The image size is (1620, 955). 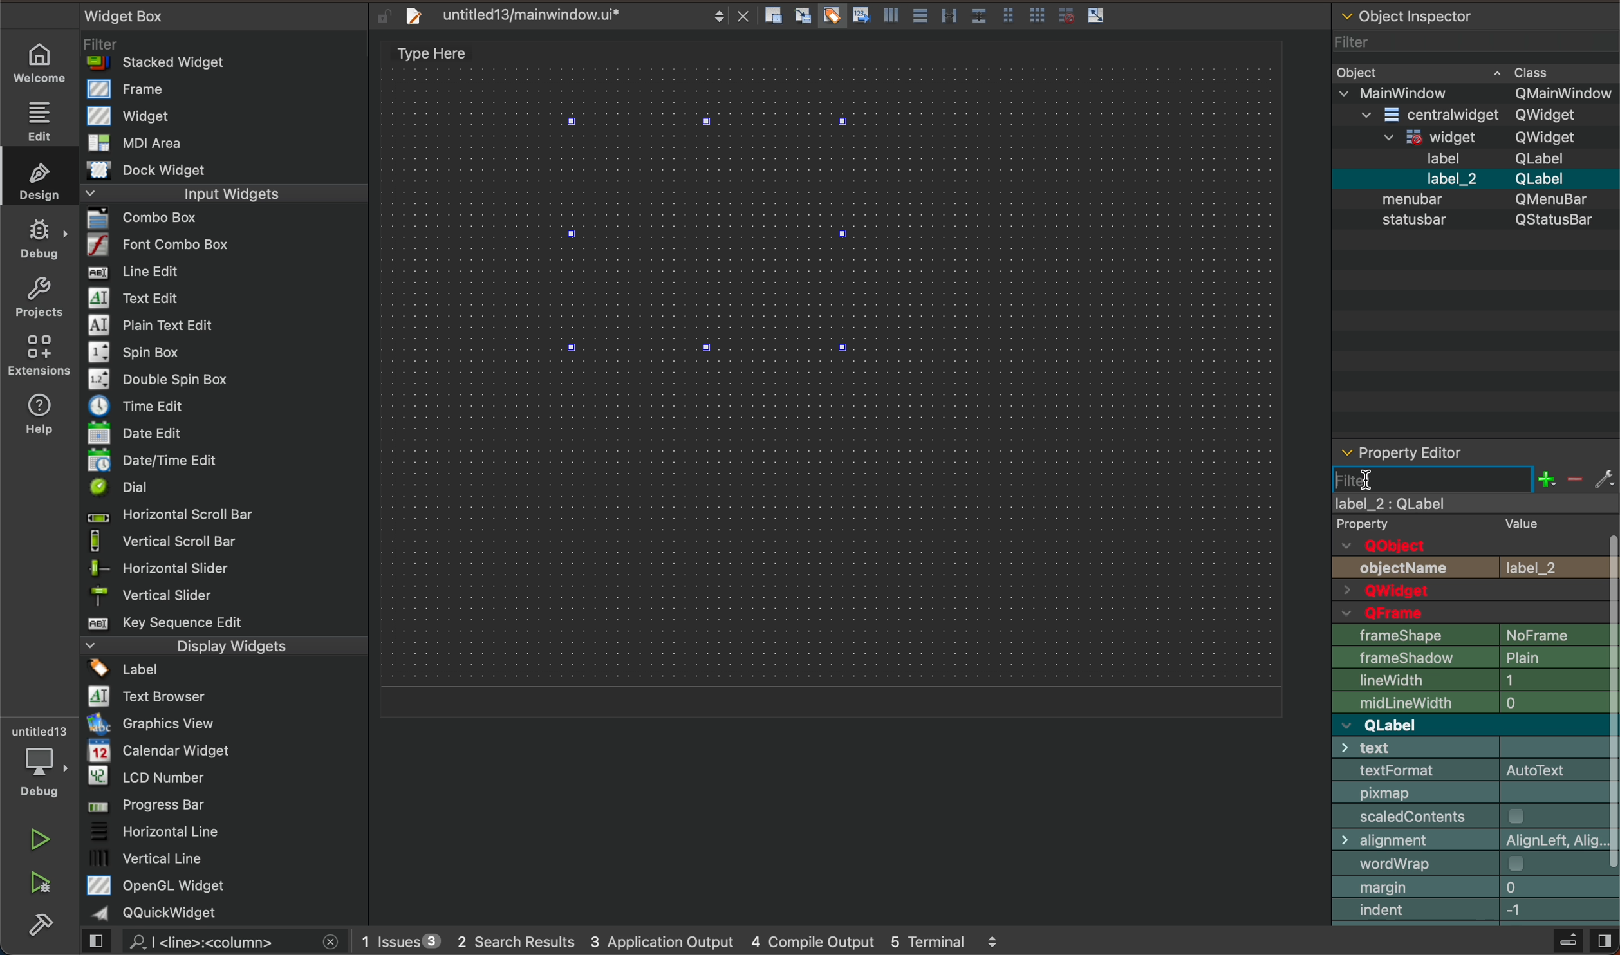 I want to click on property editor, so click(x=1451, y=452).